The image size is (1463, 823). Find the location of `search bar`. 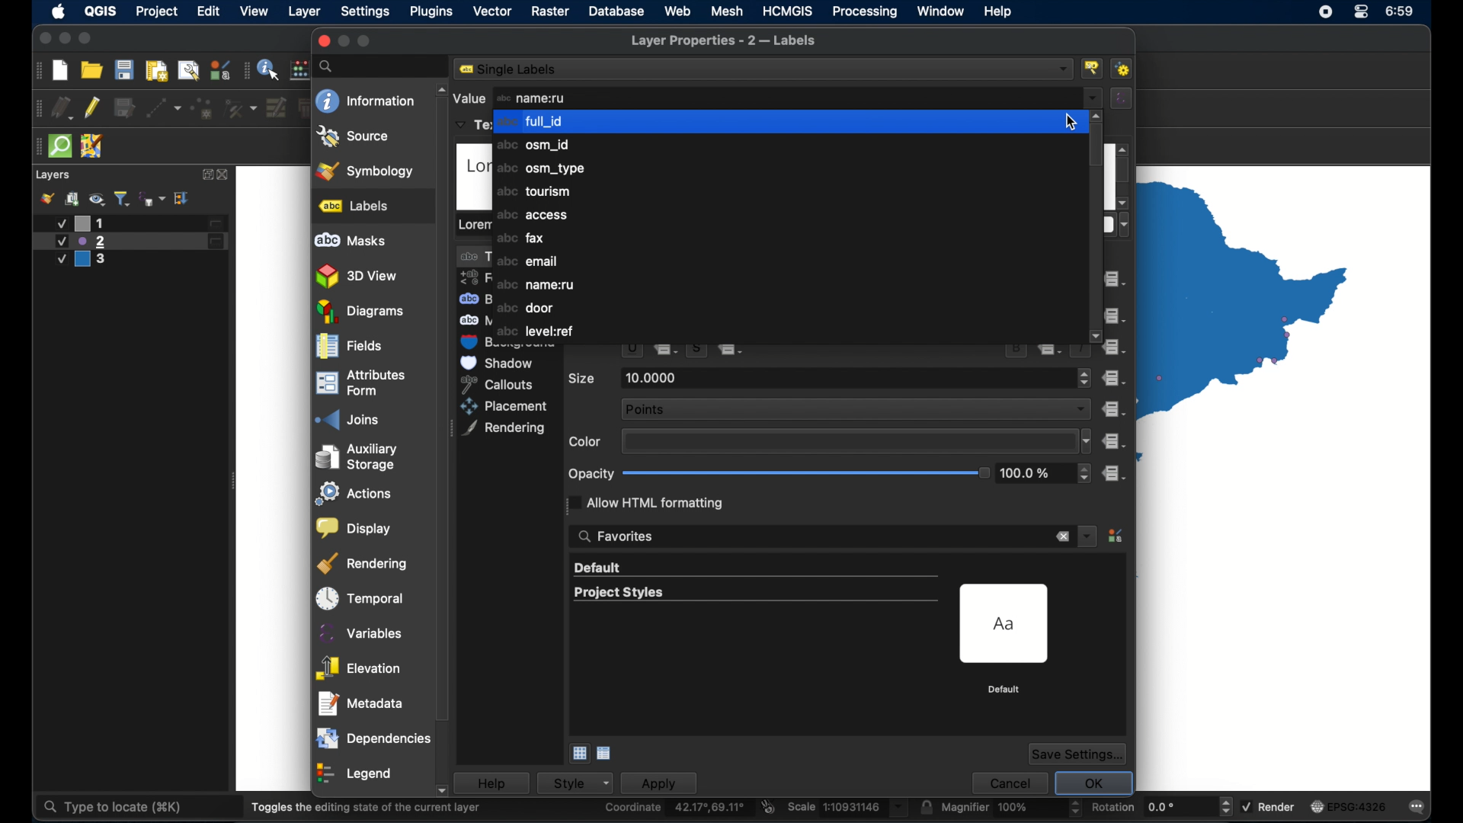

search bar is located at coordinates (383, 66).